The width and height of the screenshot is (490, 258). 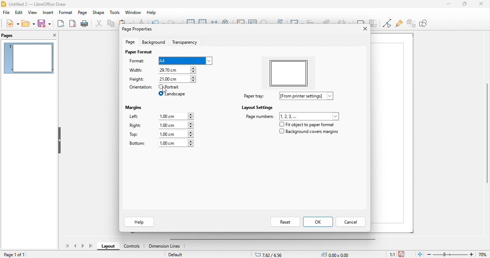 What do you see at coordinates (174, 23) in the screenshot?
I see `redo` at bounding box center [174, 23].